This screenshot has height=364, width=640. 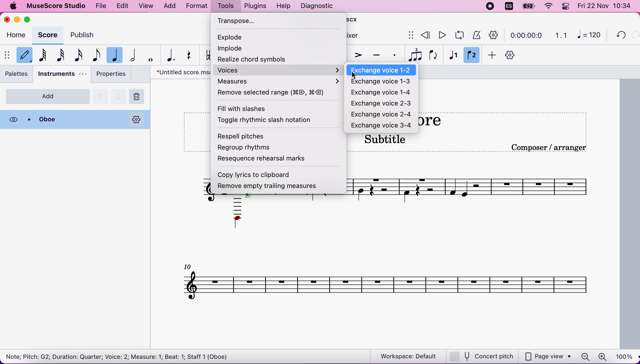 I want to click on text, so click(x=548, y=148).